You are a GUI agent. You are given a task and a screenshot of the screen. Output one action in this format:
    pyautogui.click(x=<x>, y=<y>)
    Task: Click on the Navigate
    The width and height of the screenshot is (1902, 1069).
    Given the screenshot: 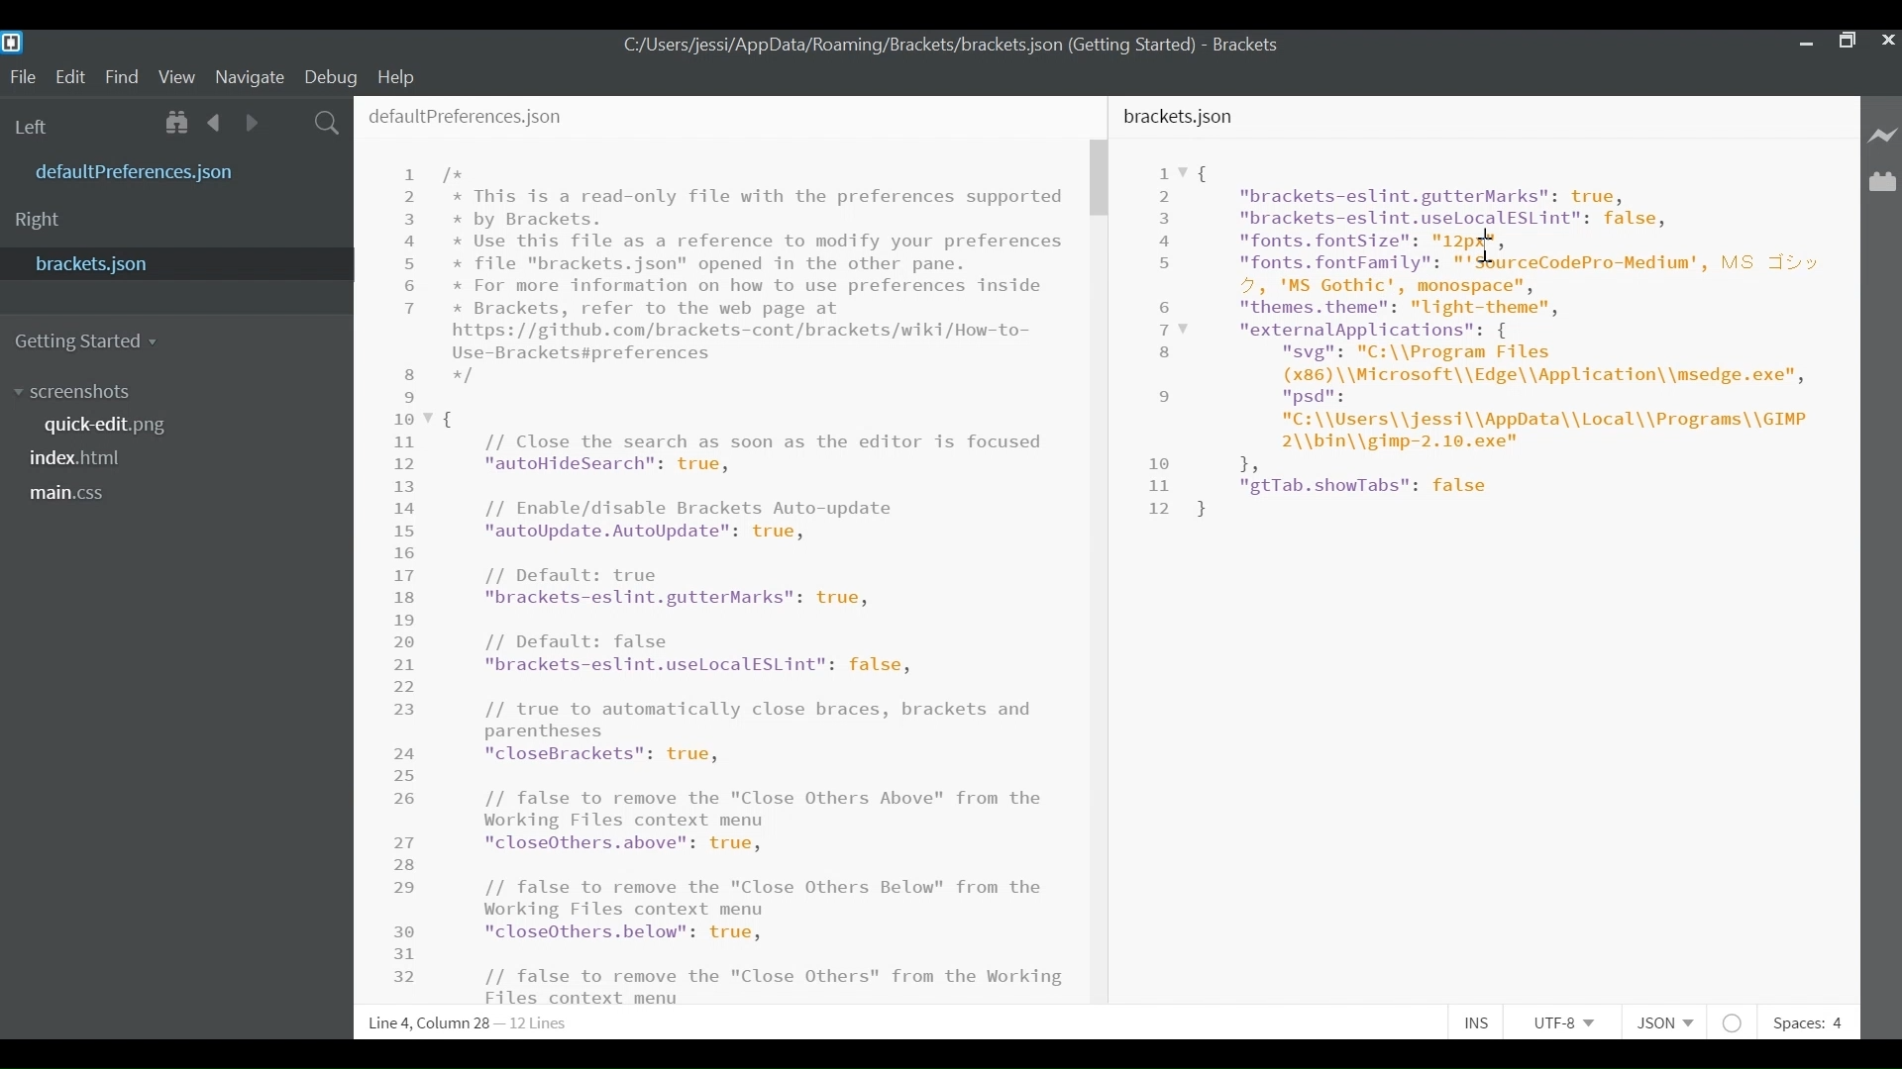 What is the action you would take?
    pyautogui.click(x=249, y=77)
    